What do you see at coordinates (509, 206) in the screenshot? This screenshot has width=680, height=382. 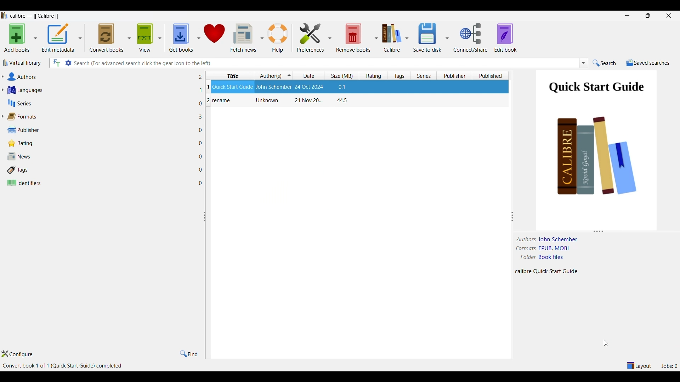 I see `Change width of panels attached` at bounding box center [509, 206].